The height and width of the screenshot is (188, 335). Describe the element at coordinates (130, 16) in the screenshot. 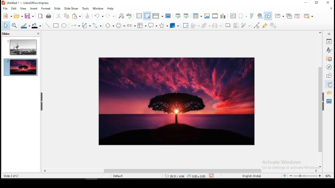

I see `spell check` at that location.